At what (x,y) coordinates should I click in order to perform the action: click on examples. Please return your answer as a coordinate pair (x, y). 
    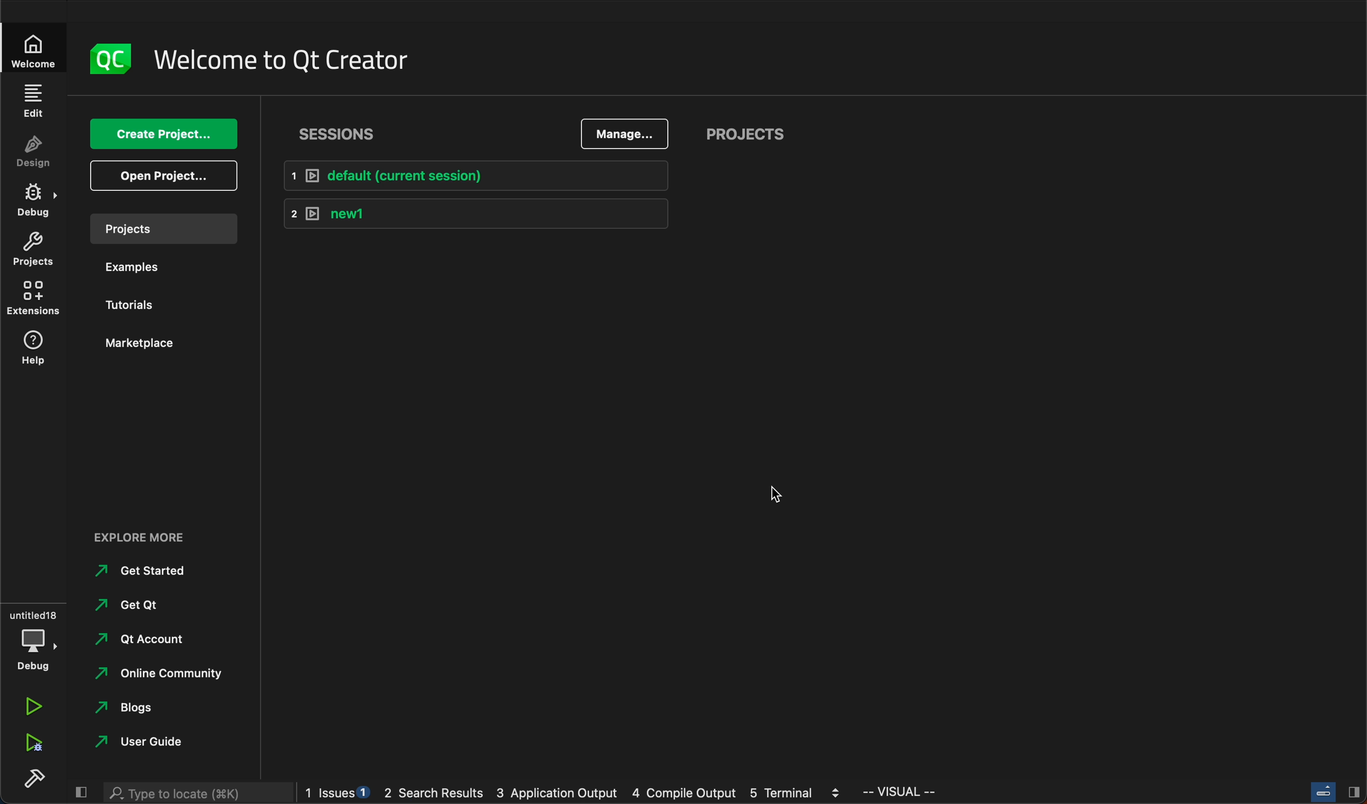
    Looking at the image, I should click on (143, 267).